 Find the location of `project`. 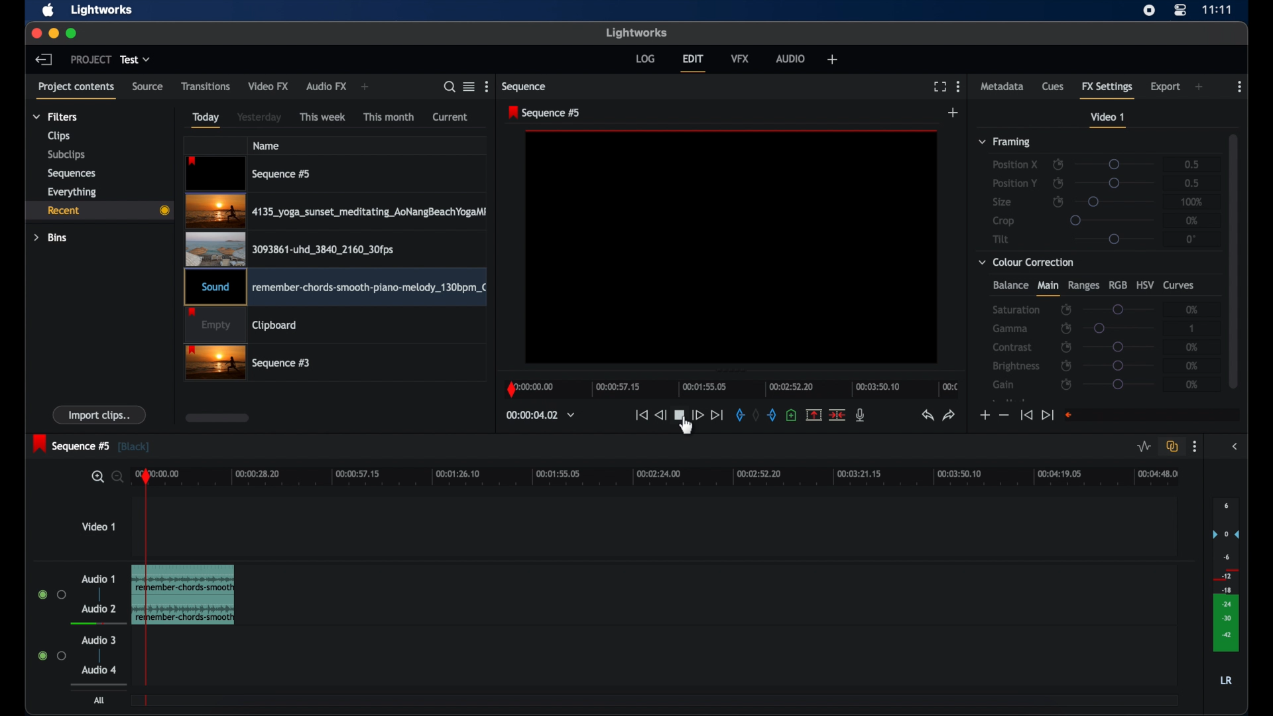

project is located at coordinates (90, 59).